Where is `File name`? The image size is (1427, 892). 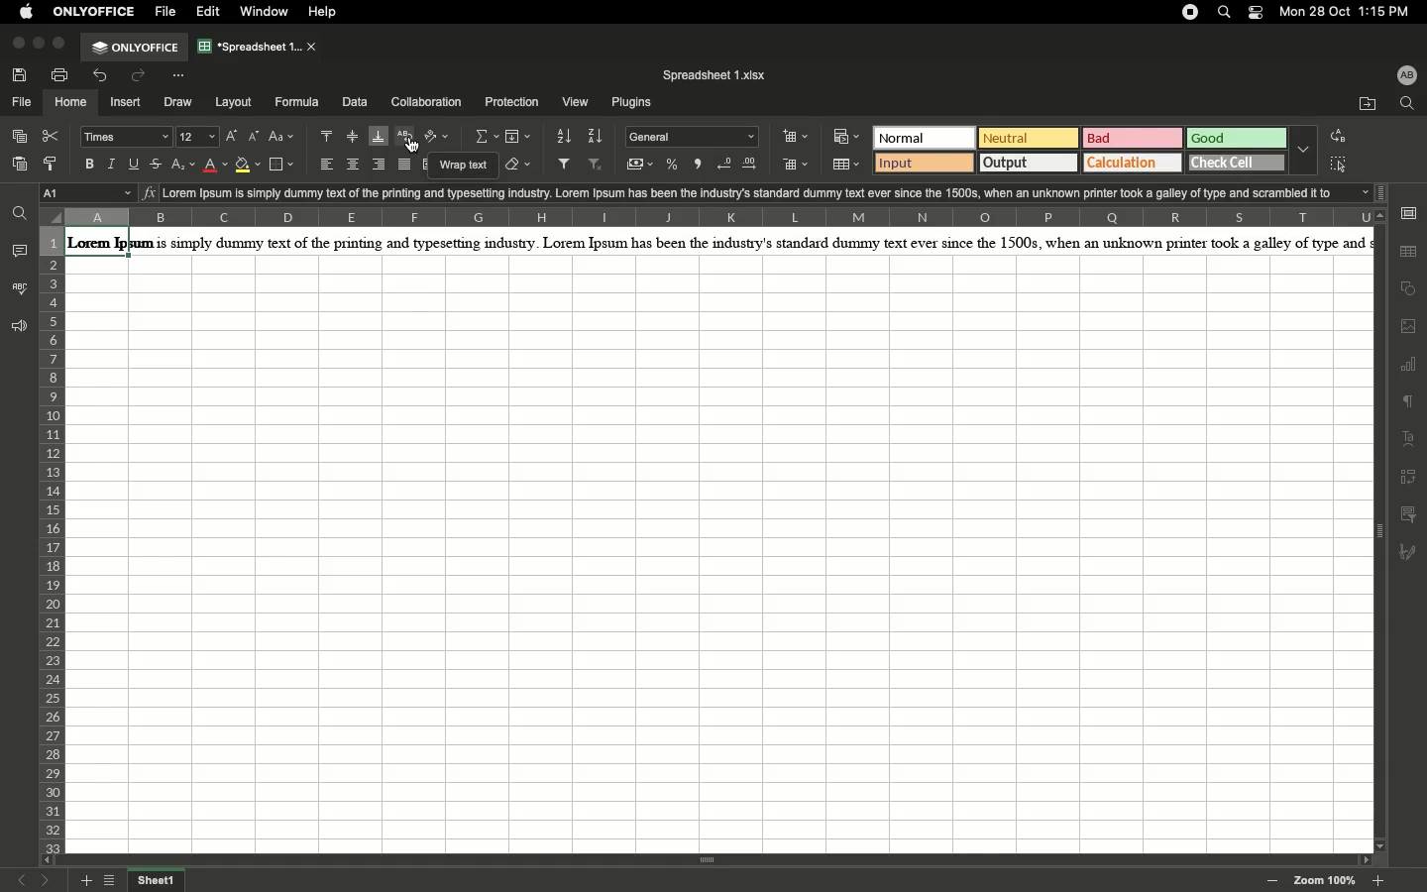 File name is located at coordinates (717, 75).